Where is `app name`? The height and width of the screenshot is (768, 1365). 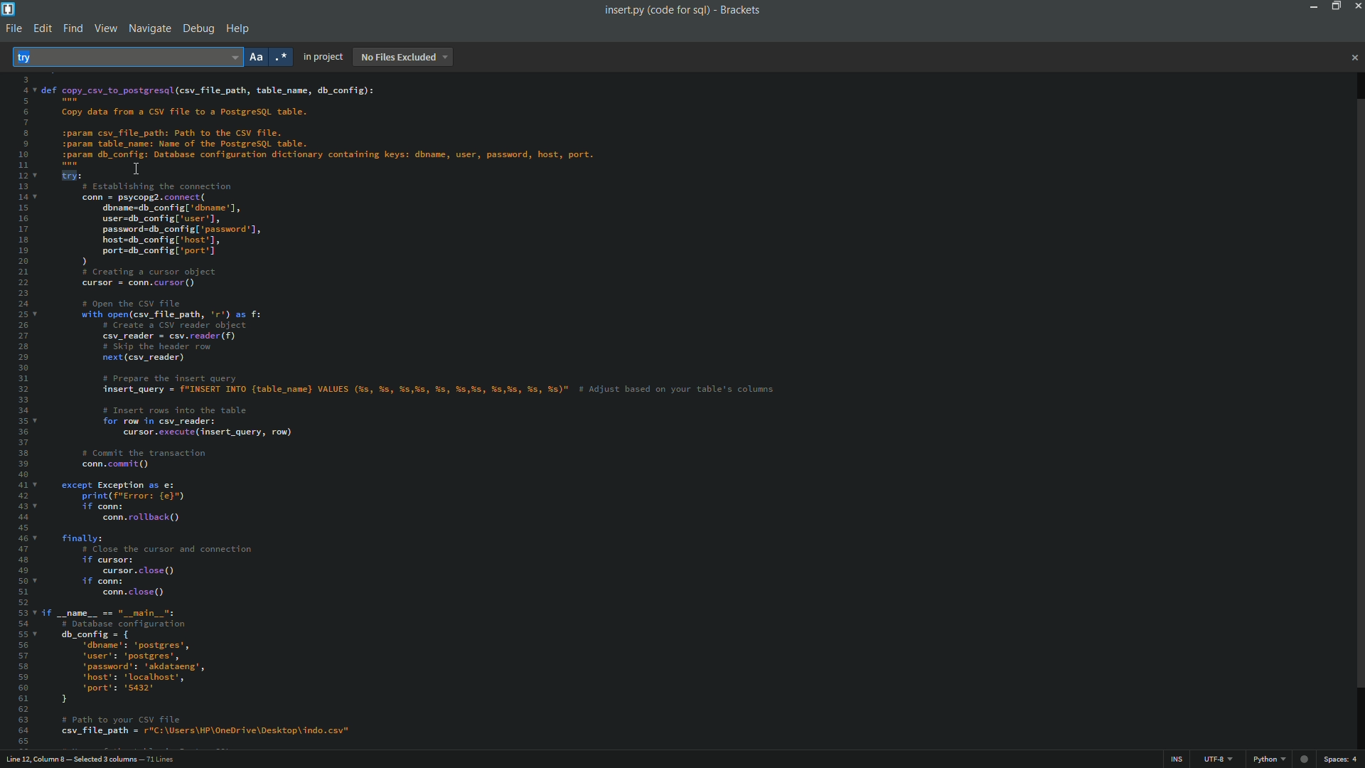 app name is located at coordinates (741, 10).